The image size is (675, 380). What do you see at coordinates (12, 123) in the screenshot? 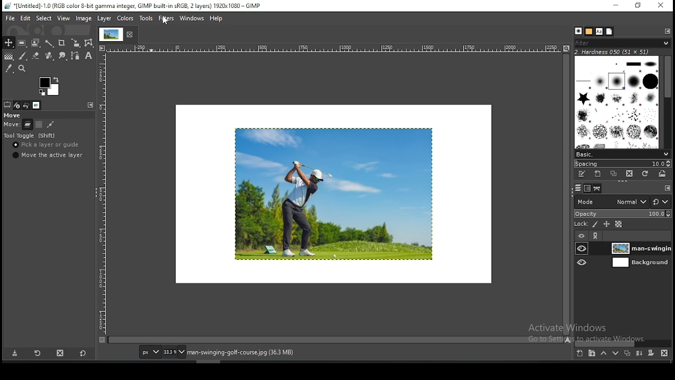
I see `scale (horizontal)` at bounding box center [12, 123].